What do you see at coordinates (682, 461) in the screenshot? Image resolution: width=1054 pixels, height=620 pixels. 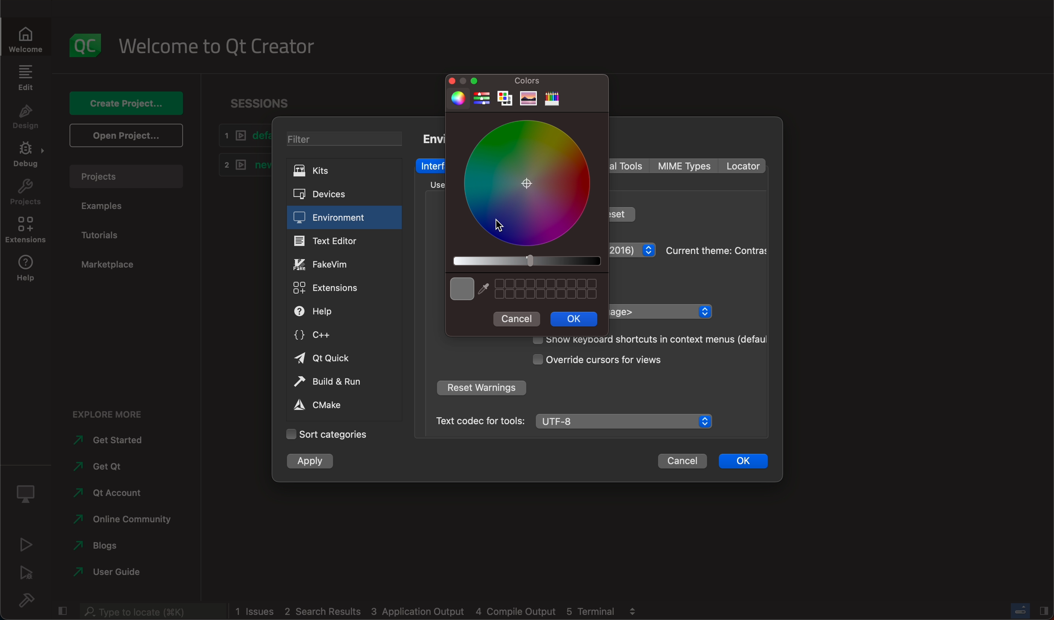 I see `cancel` at bounding box center [682, 461].